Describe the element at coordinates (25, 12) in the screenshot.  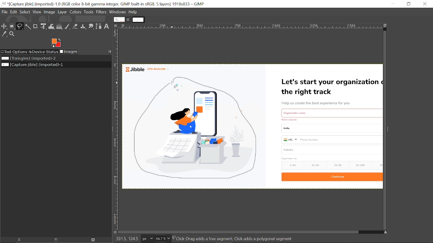
I see `Select` at that location.